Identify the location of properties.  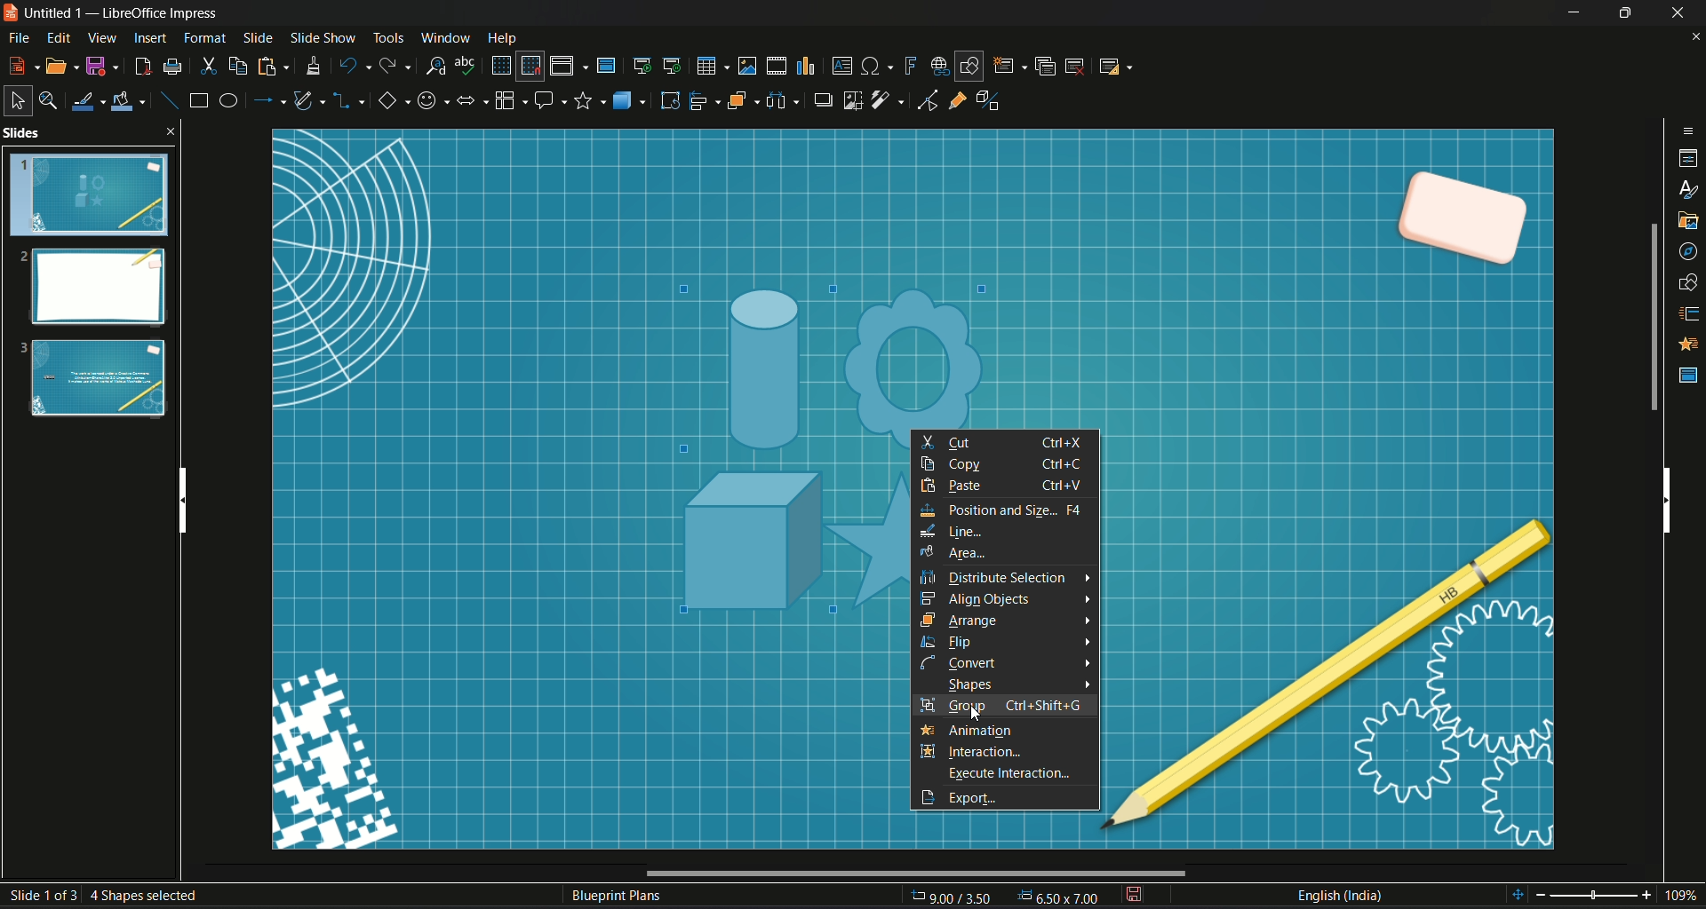
(1689, 161).